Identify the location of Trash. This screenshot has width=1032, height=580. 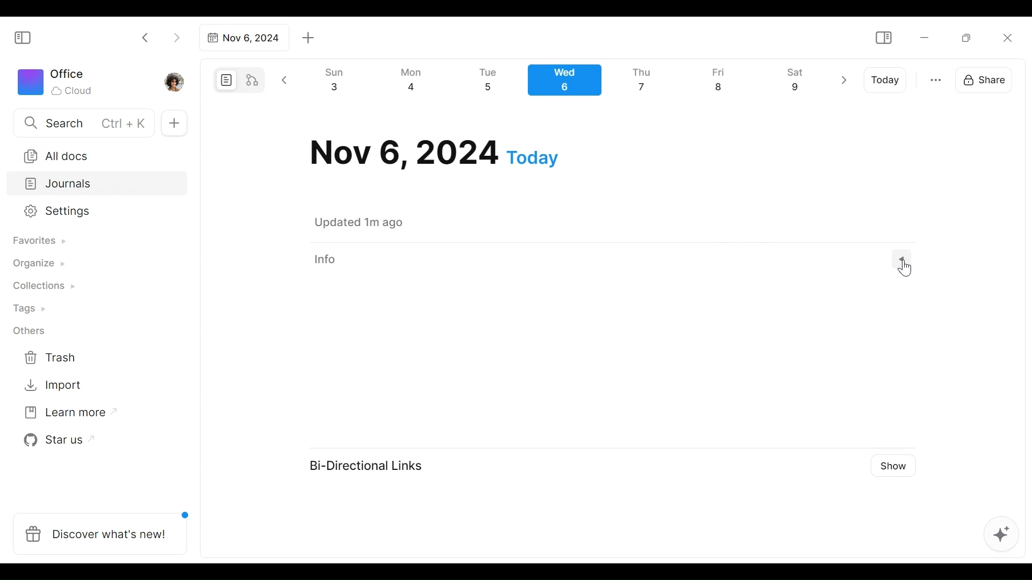
(51, 358).